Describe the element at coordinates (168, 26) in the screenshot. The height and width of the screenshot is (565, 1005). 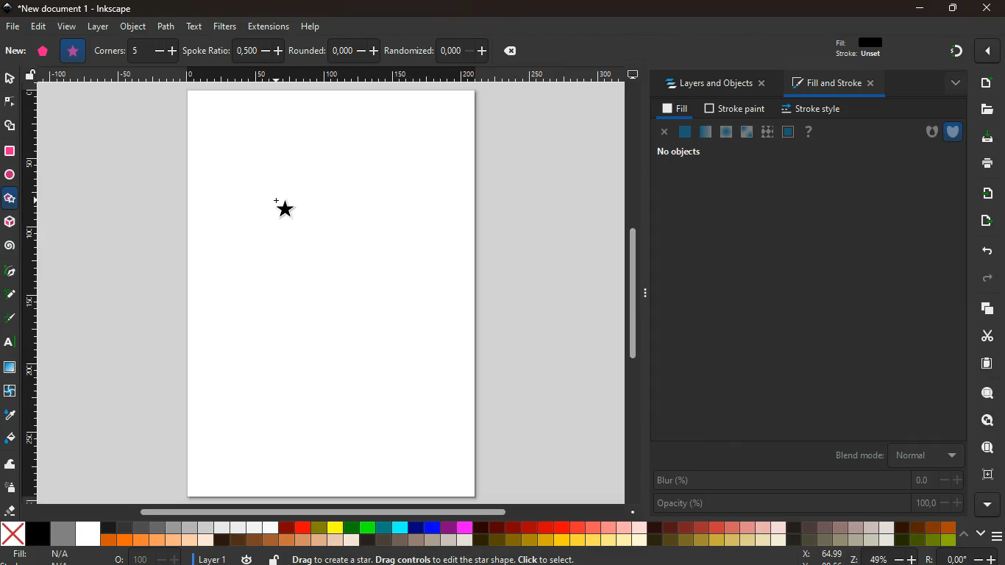
I see `path` at that location.